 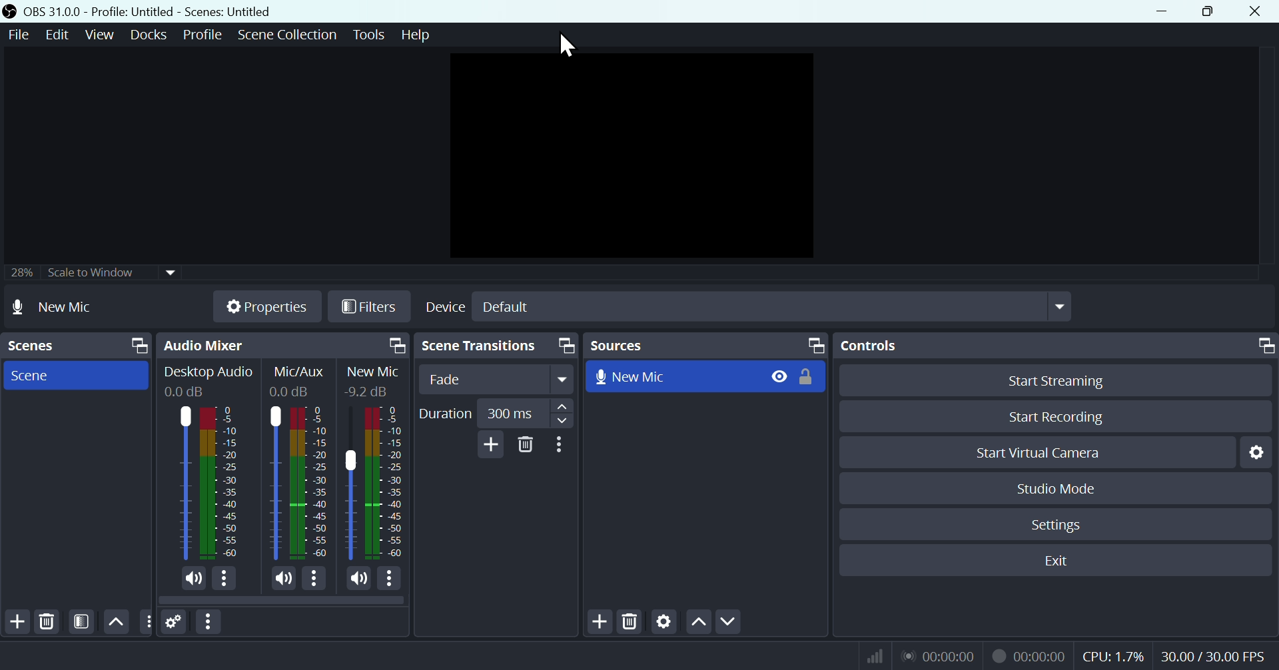 What do you see at coordinates (562, 445) in the screenshot?
I see `More options` at bounding box center [562, 445].